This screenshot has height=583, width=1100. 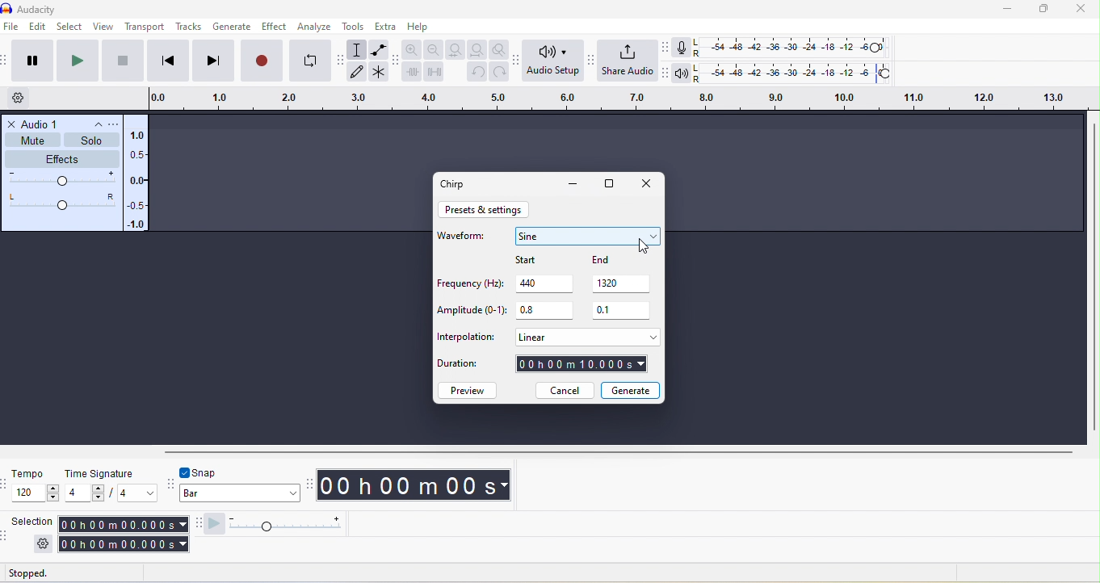 I want to click on frequency (Hz):, so click(x=468, y=285).